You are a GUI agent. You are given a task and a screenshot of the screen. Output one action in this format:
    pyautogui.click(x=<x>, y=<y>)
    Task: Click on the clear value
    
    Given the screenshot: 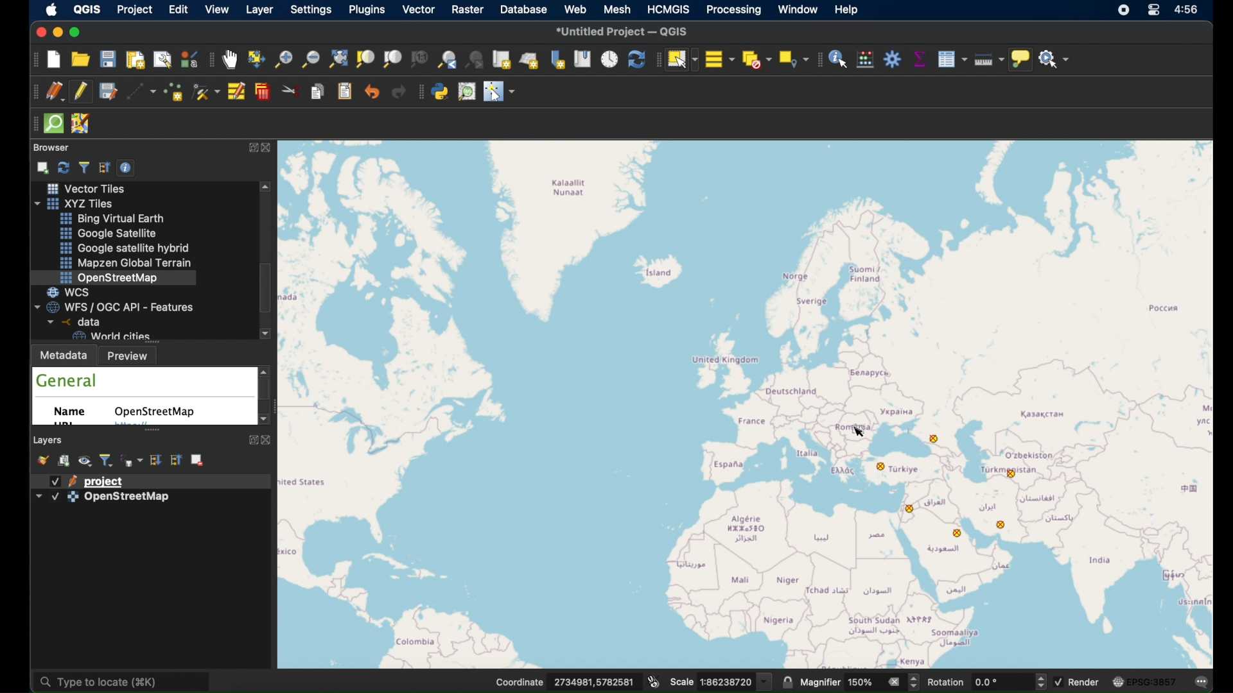 What is the action you would take?
    pyautogui.click(x=893, y=681)
    